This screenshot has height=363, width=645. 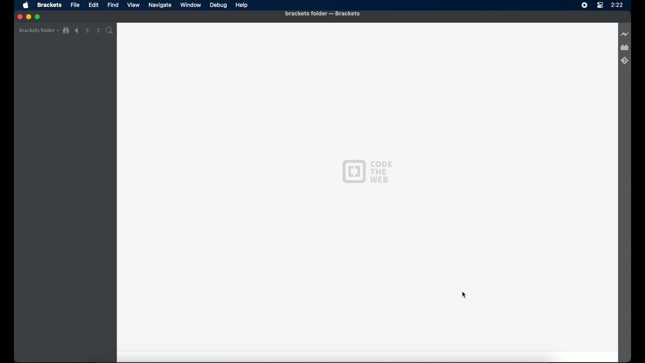 I want to click on show file in tree, so click(x=67, y=31).